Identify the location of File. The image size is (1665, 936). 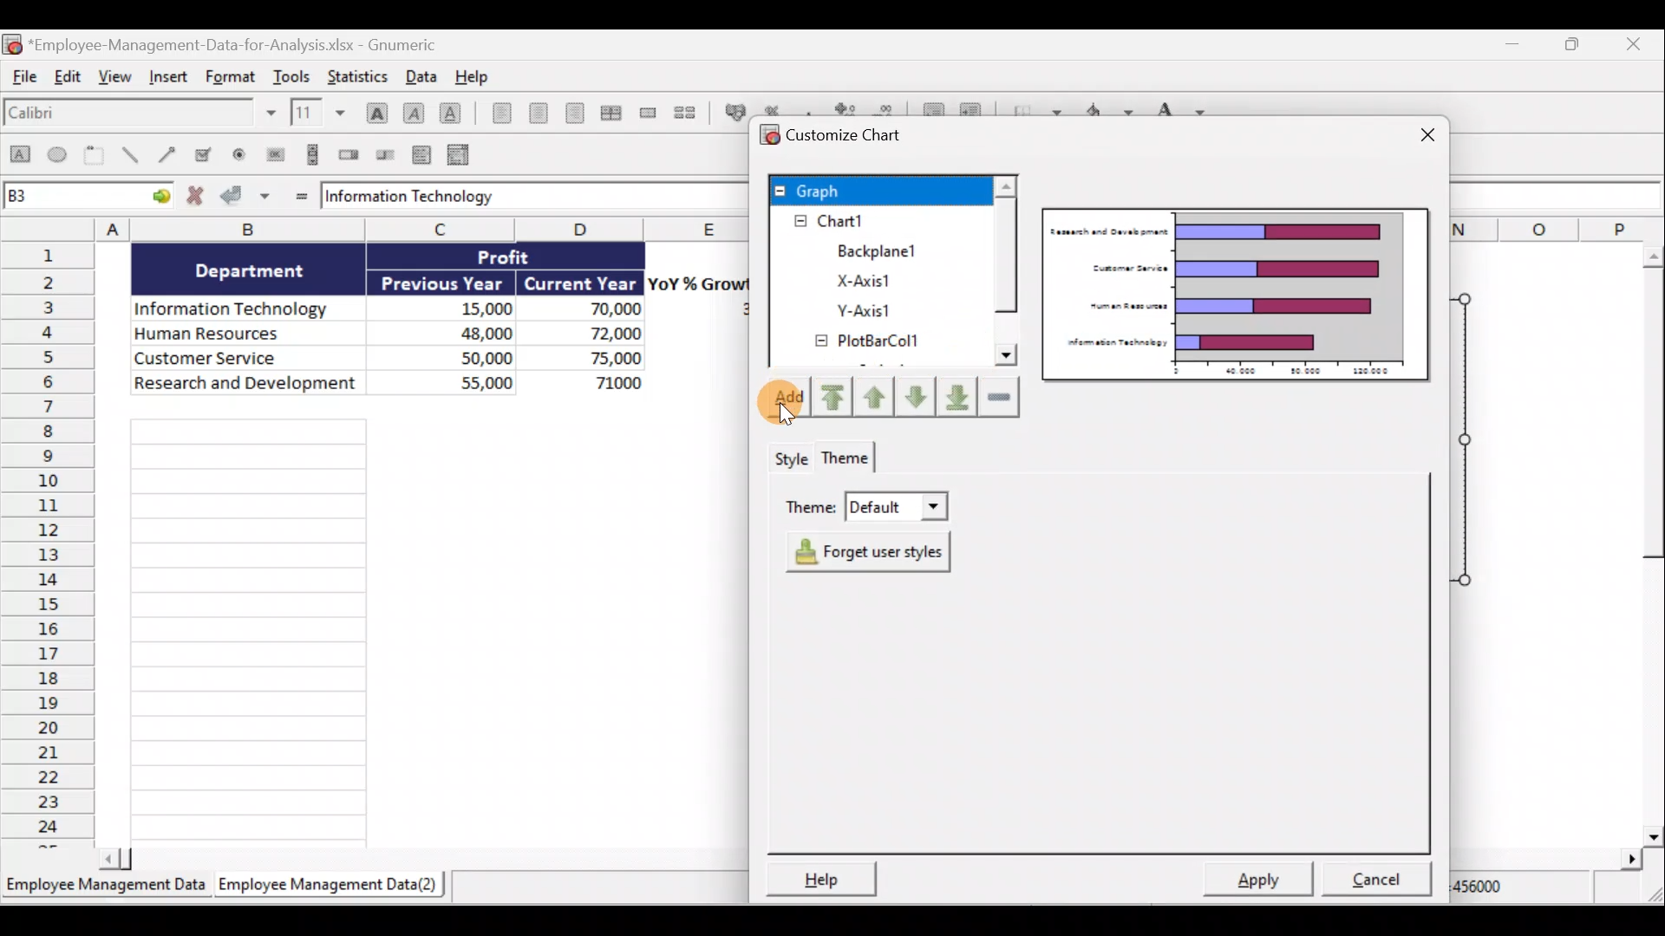
(20, 77).